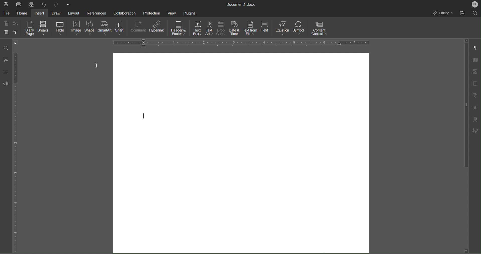 This screenshot has height=254, width=481. What do you see at coordinates (43, 28) in the screenshot?
I see `Breaks` at bounding box center [43, 28].